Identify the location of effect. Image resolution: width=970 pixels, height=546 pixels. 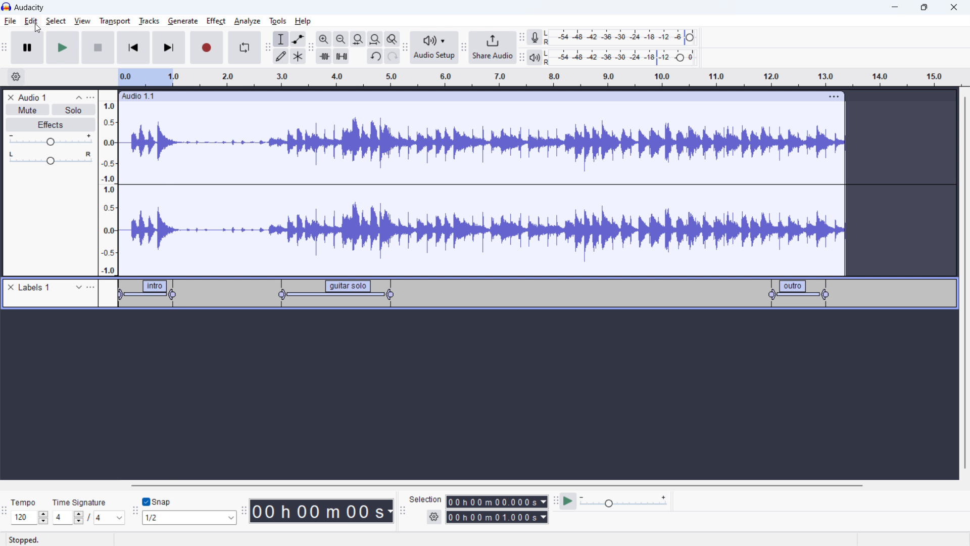
(216, 21).